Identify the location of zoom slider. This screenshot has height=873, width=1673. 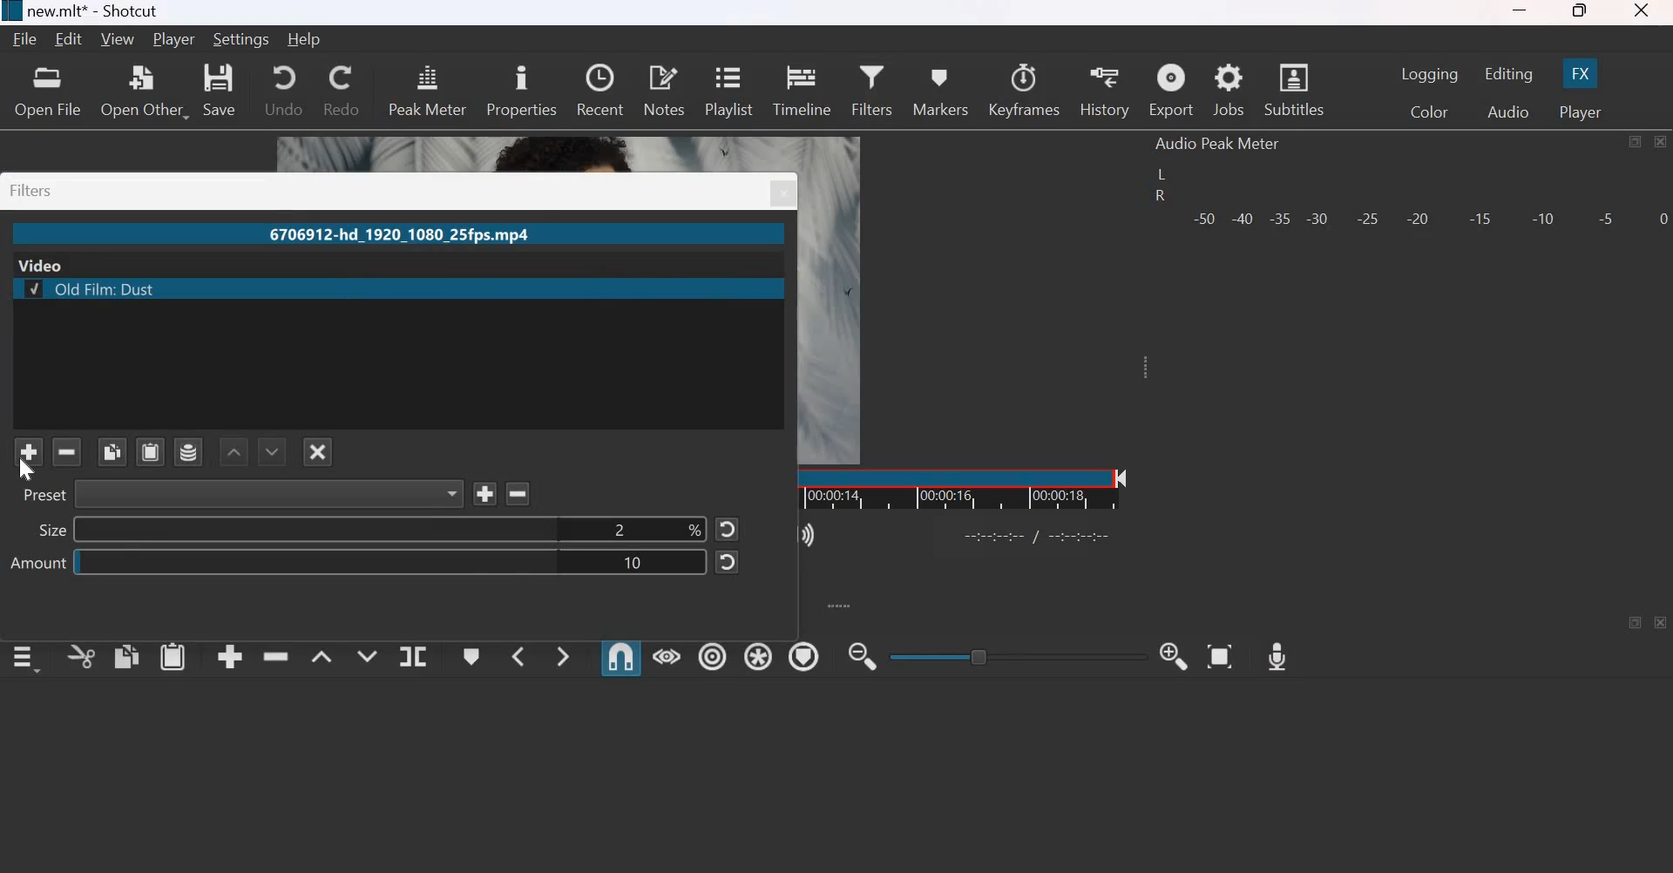
(1011, 656).